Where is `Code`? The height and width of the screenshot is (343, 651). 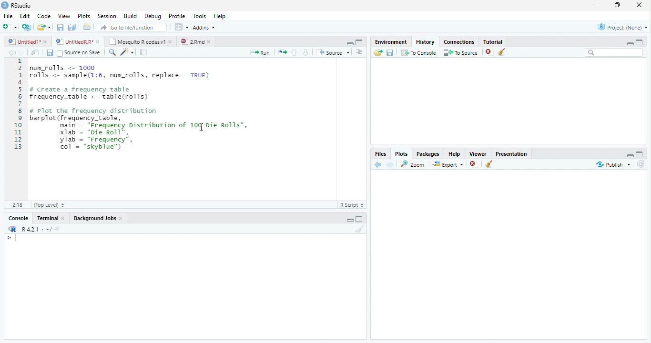 Code is located at coordinates (45, 15).